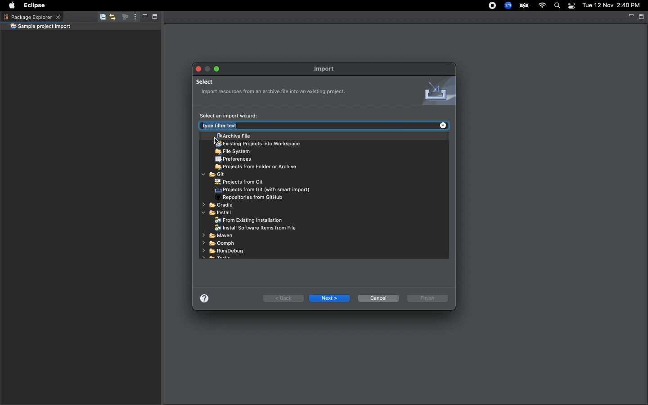  I want to click on Help, so click(206, 297).